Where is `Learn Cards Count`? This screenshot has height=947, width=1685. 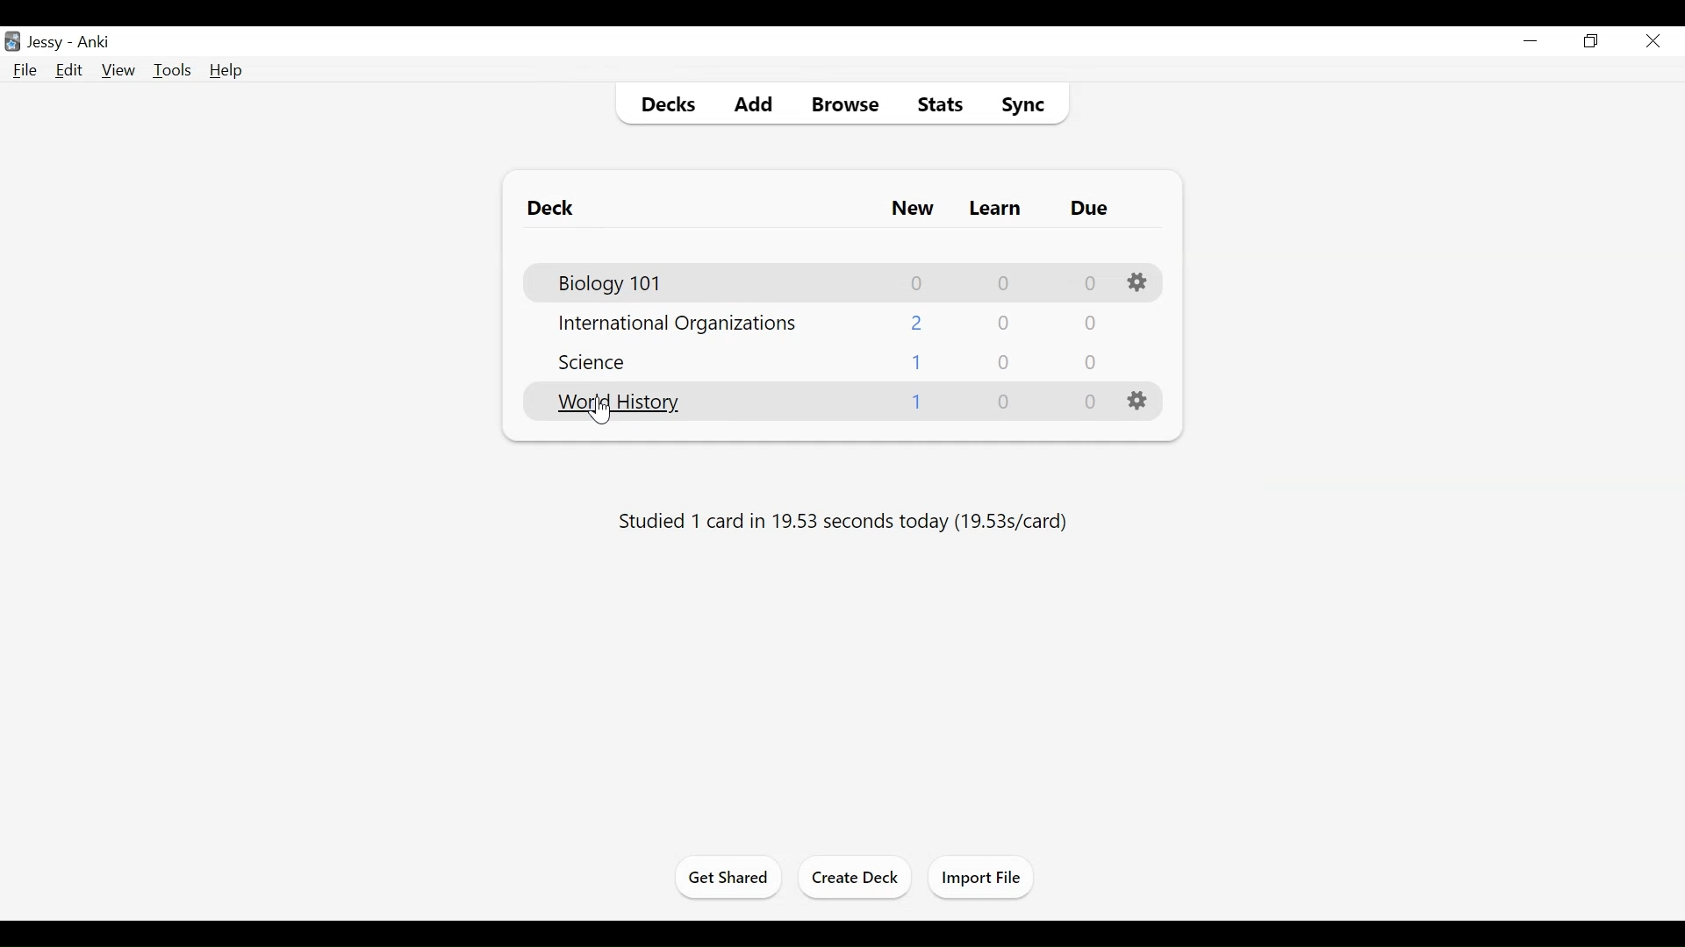
Learn Cards Count is located at coordinates (1001, 322).